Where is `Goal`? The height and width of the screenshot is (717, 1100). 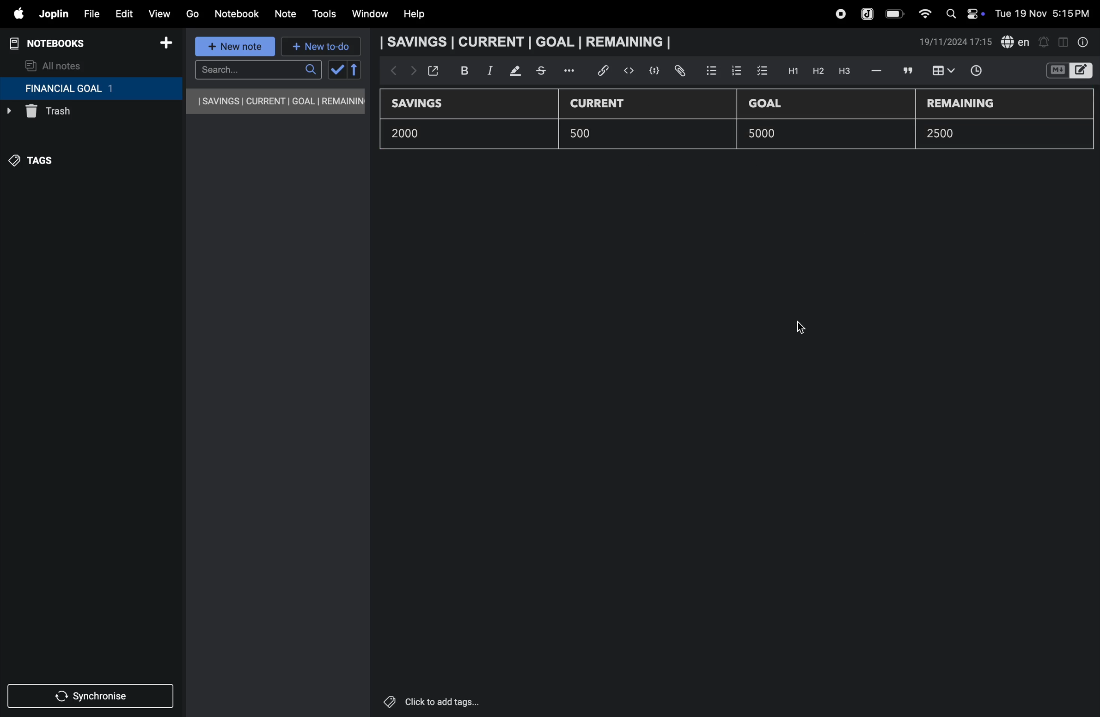
Goal is located at coordinates (771, 104).